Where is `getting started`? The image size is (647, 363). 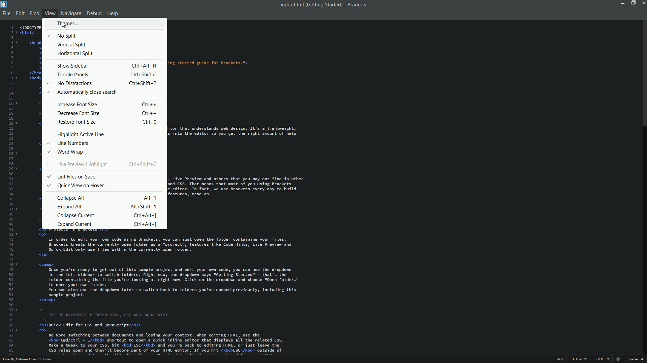
getting started is located at coordinates (324, 5).